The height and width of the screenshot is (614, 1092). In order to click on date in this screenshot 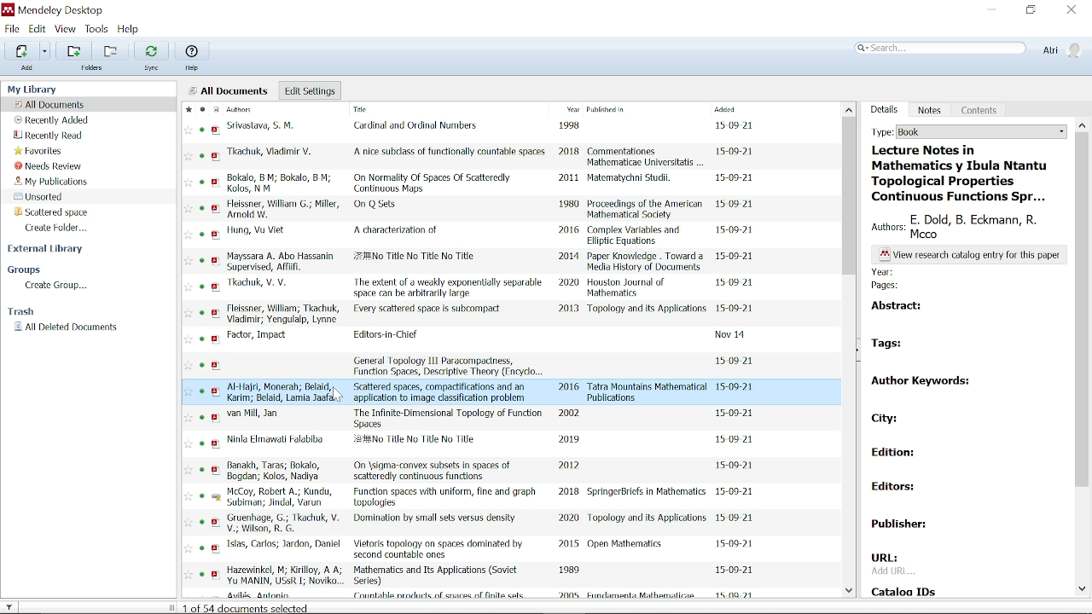, I will do `click(735, 414)`.